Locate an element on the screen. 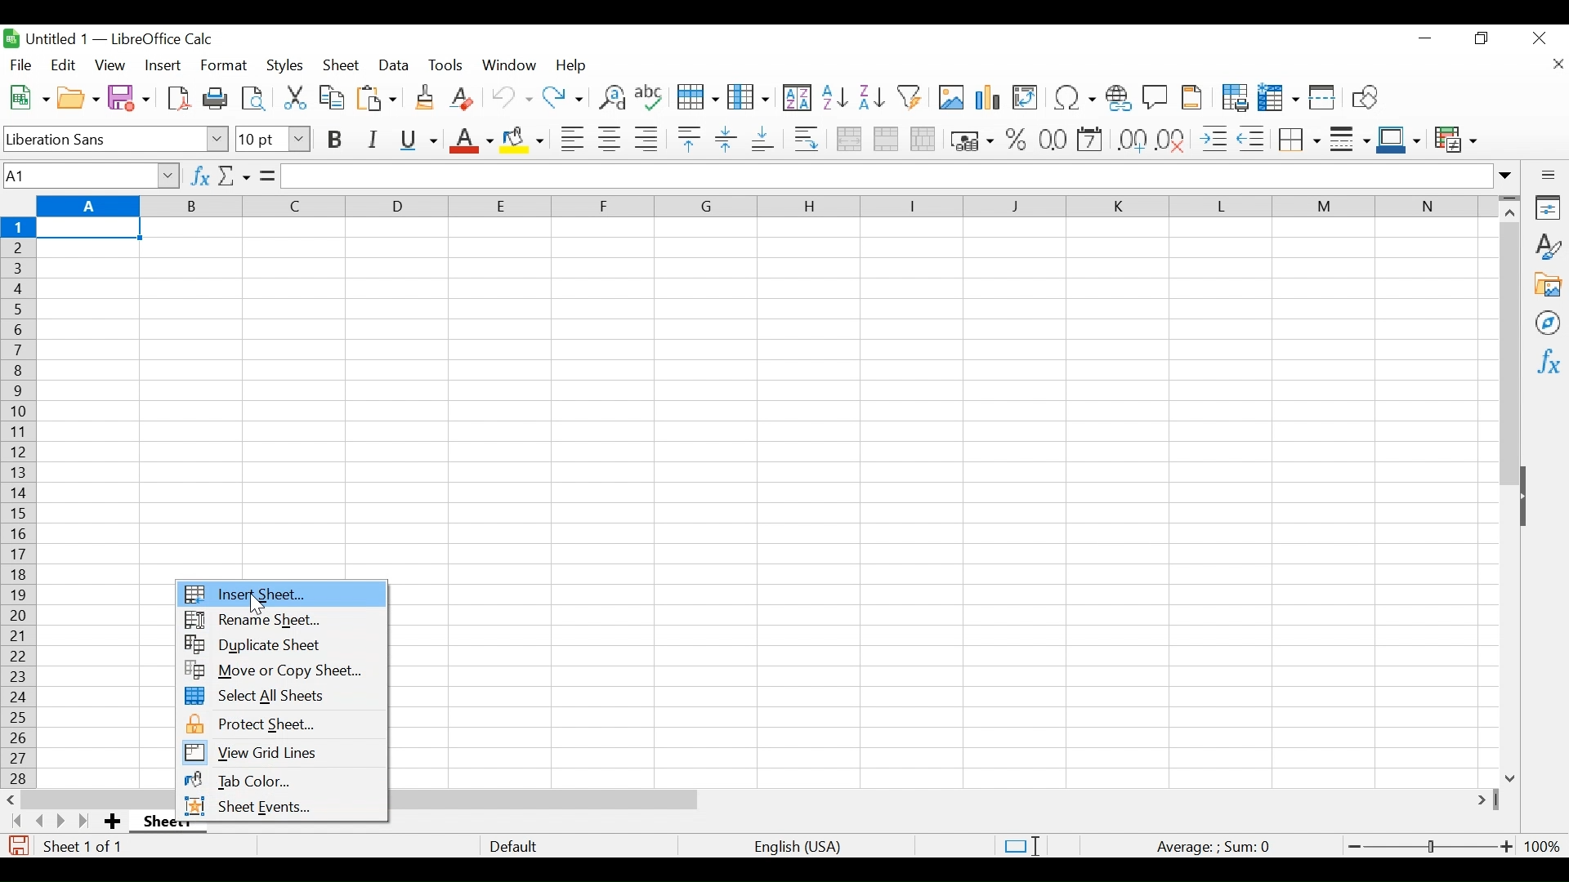  Center Vertically is located at coordinates (725, 140).